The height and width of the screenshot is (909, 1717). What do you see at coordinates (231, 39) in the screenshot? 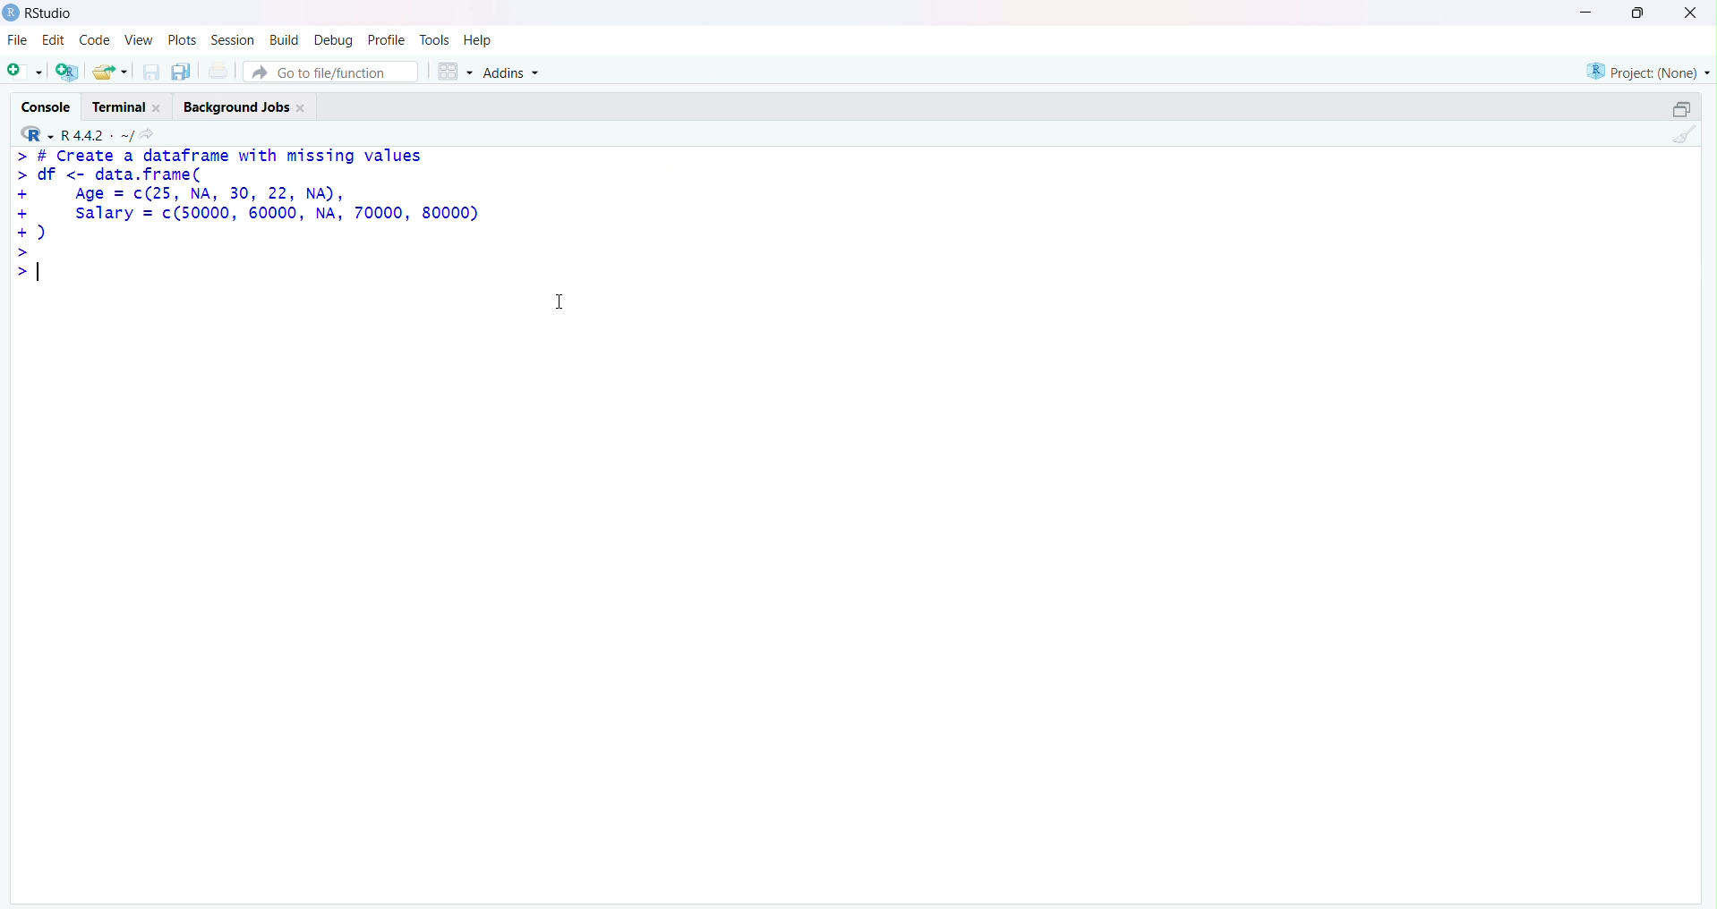
I see `Session` at bounding box center [231, 39].